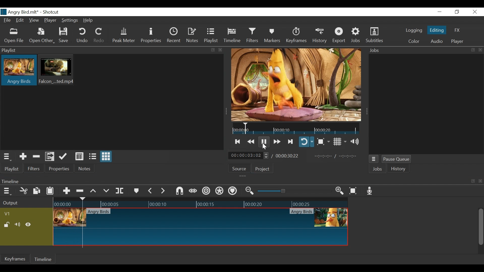 The width and height of the screenshot is (484, 272). What do you see at coordinates (370, 191) in the screenshot?
I see `Record audio` at bounding box center [370, 191].